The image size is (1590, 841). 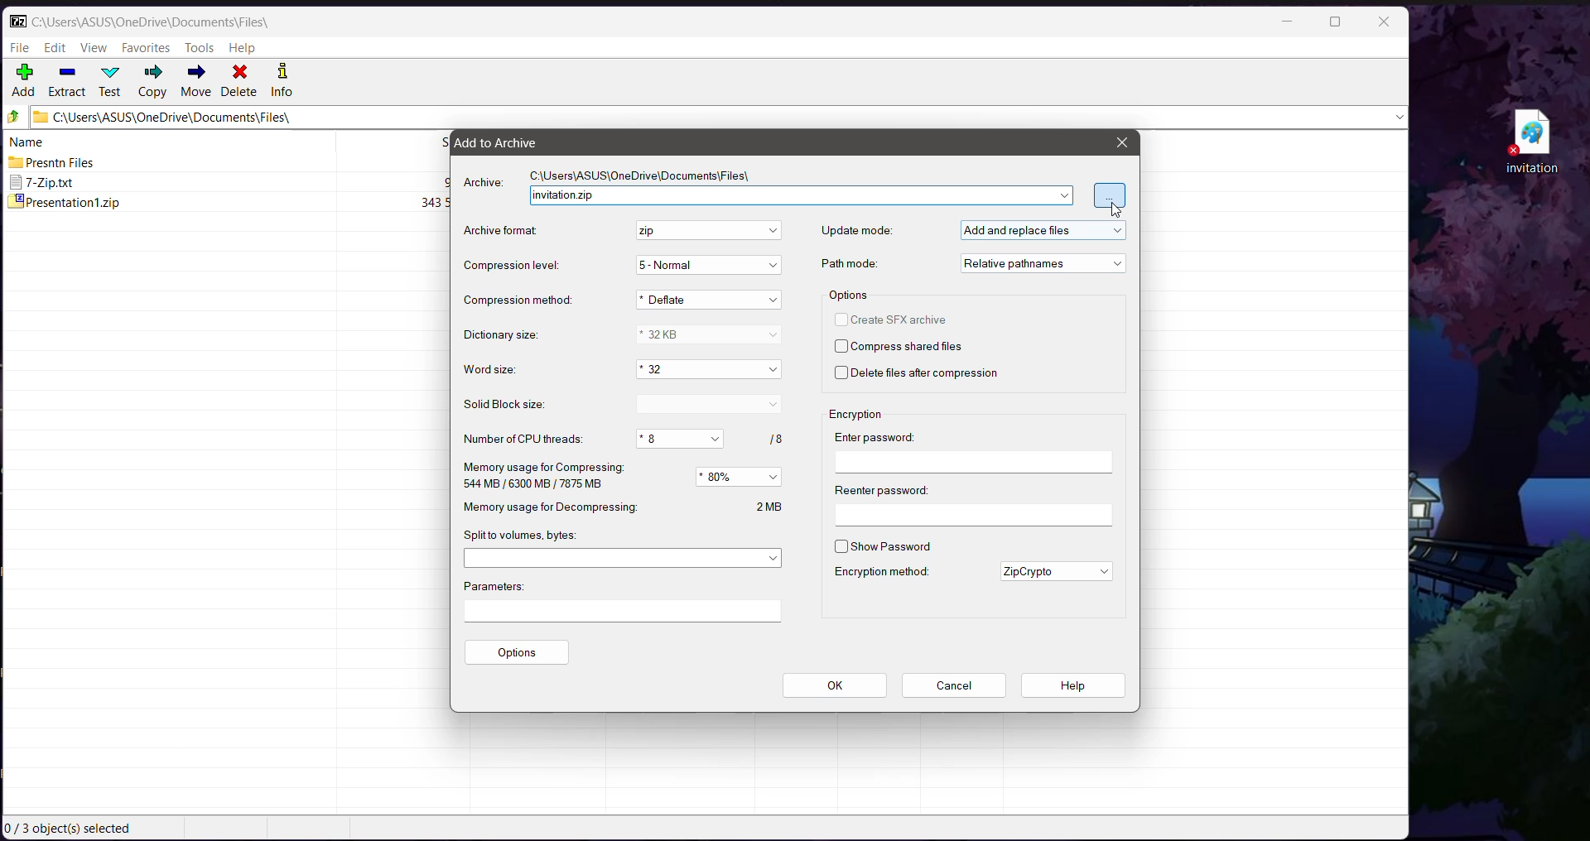 What do you see at coordinates (628, 599) in the screenshot?
I see `Parameters` at bounding box center [628, 599].